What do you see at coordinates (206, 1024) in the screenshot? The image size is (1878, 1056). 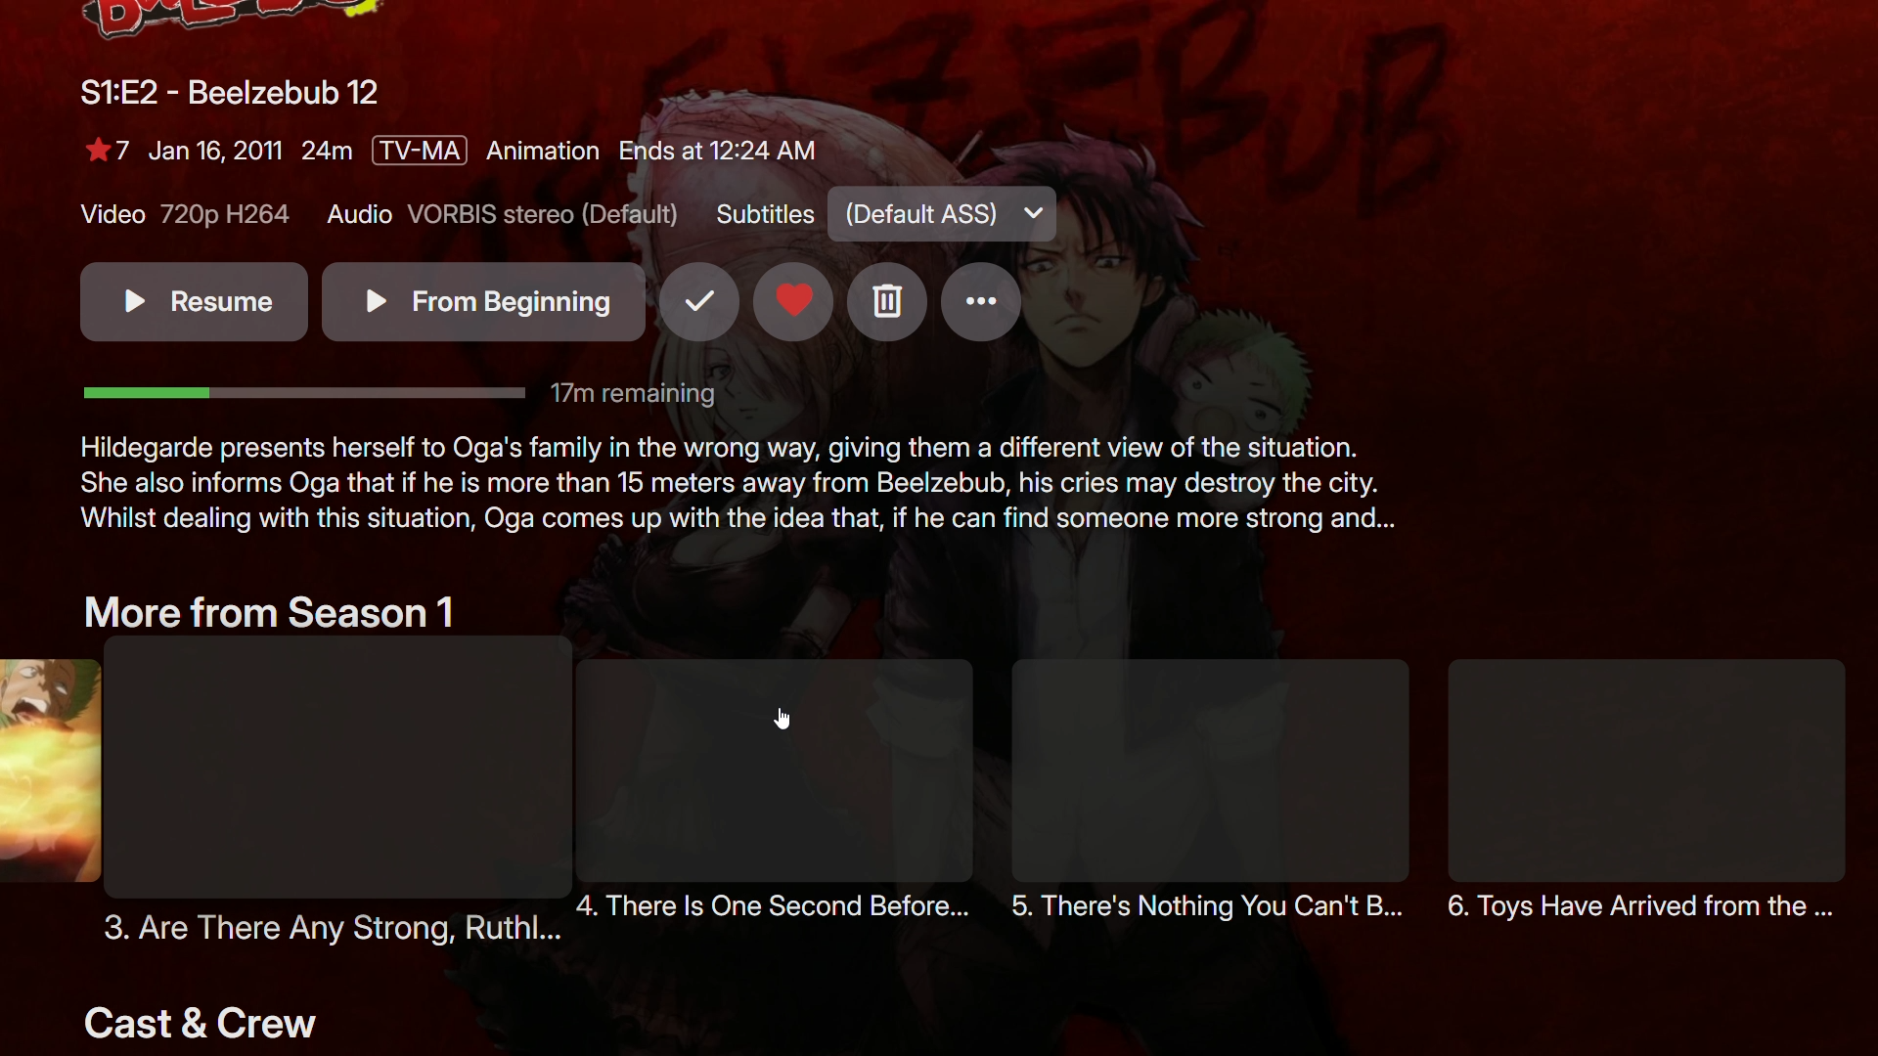 I see `Cast and Crew` at bounding box center [206, 1024].